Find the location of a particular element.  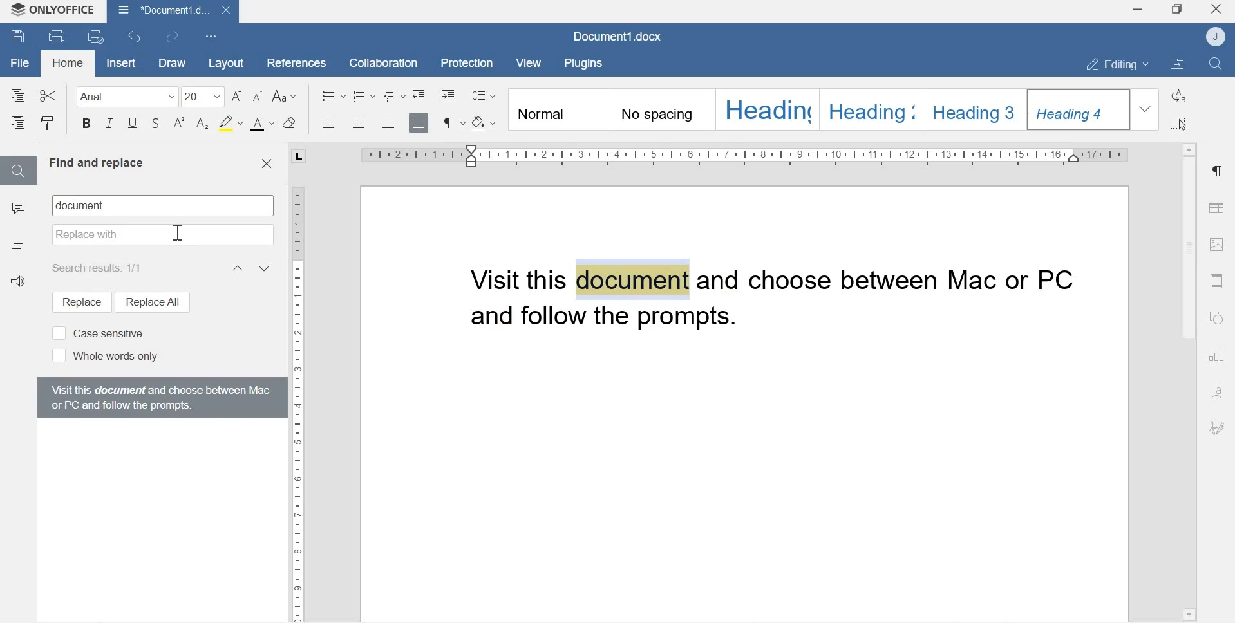

Change case is located at coordinates (287, 97).